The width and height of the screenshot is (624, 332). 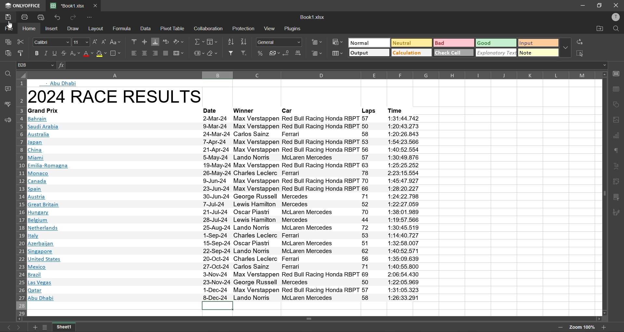 I want to click on bold, so click(x=35, y=54).